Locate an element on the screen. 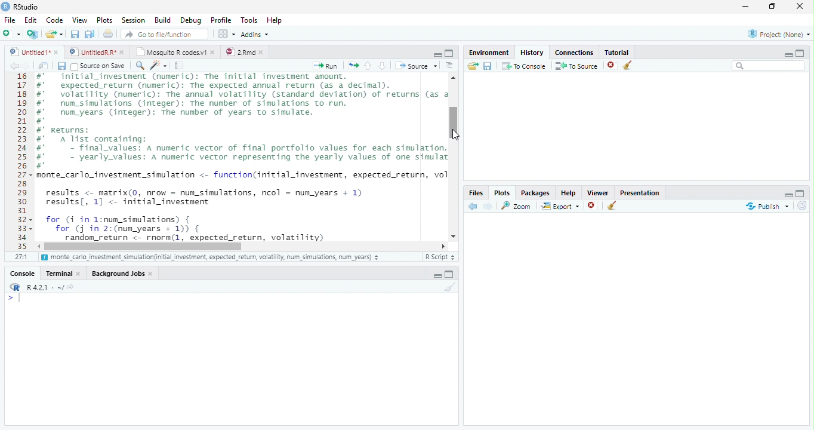  Open in new window is located at coordinates (44, 66).